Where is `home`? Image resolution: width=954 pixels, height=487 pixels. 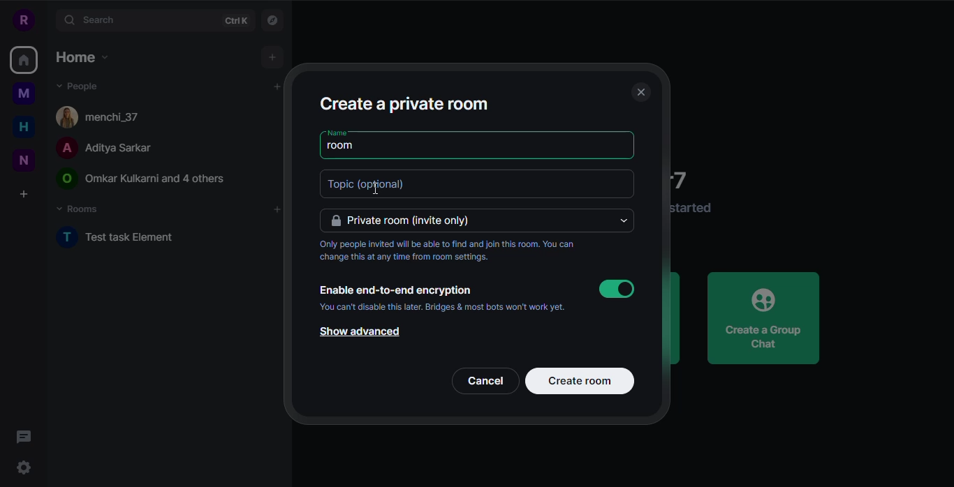
home is located at coordinates (80, 57).